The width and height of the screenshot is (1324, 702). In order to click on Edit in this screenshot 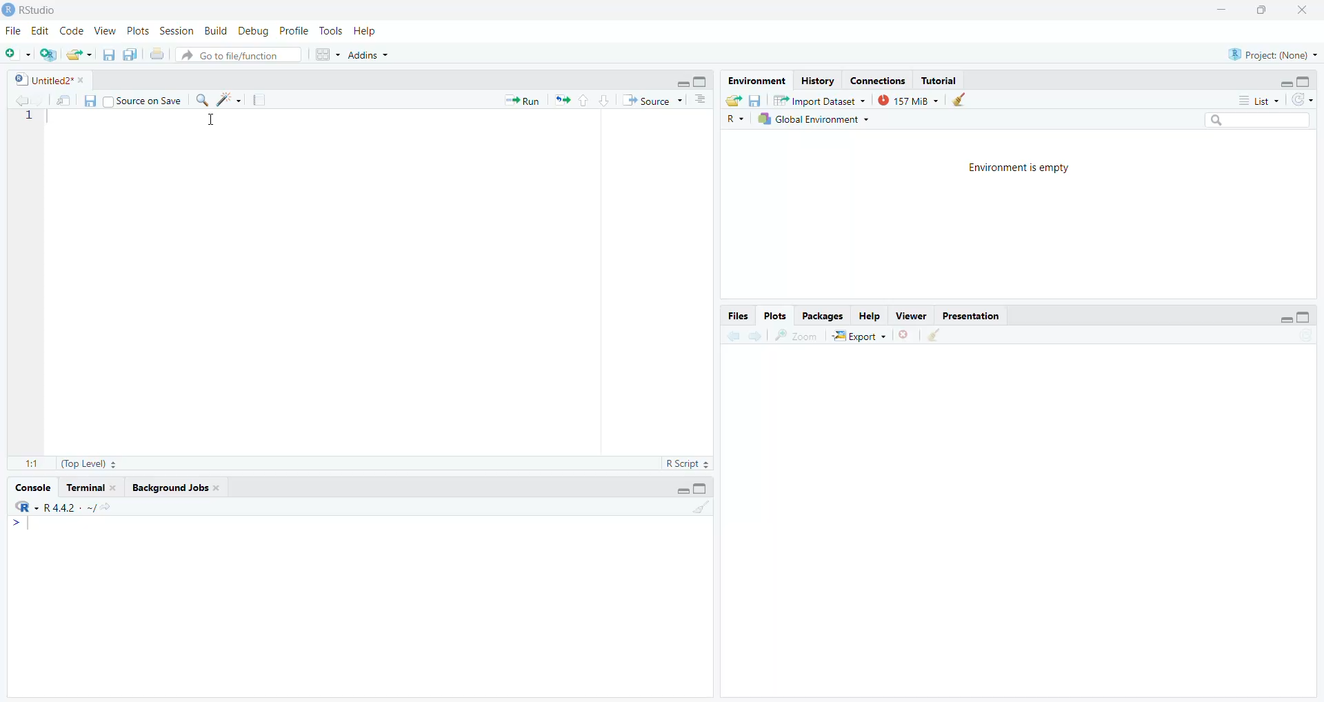, I will do `click(40, 30)`.